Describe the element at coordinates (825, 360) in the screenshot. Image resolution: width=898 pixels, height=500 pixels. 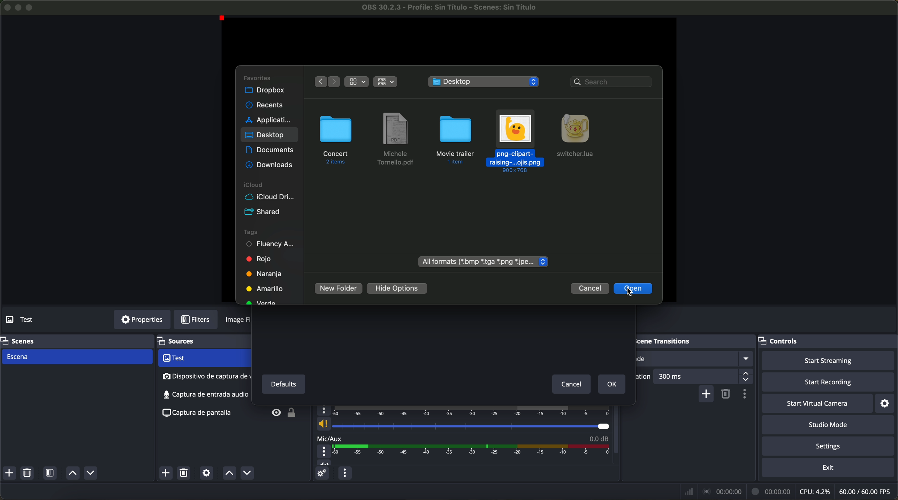
I see `start streaming` at that location.